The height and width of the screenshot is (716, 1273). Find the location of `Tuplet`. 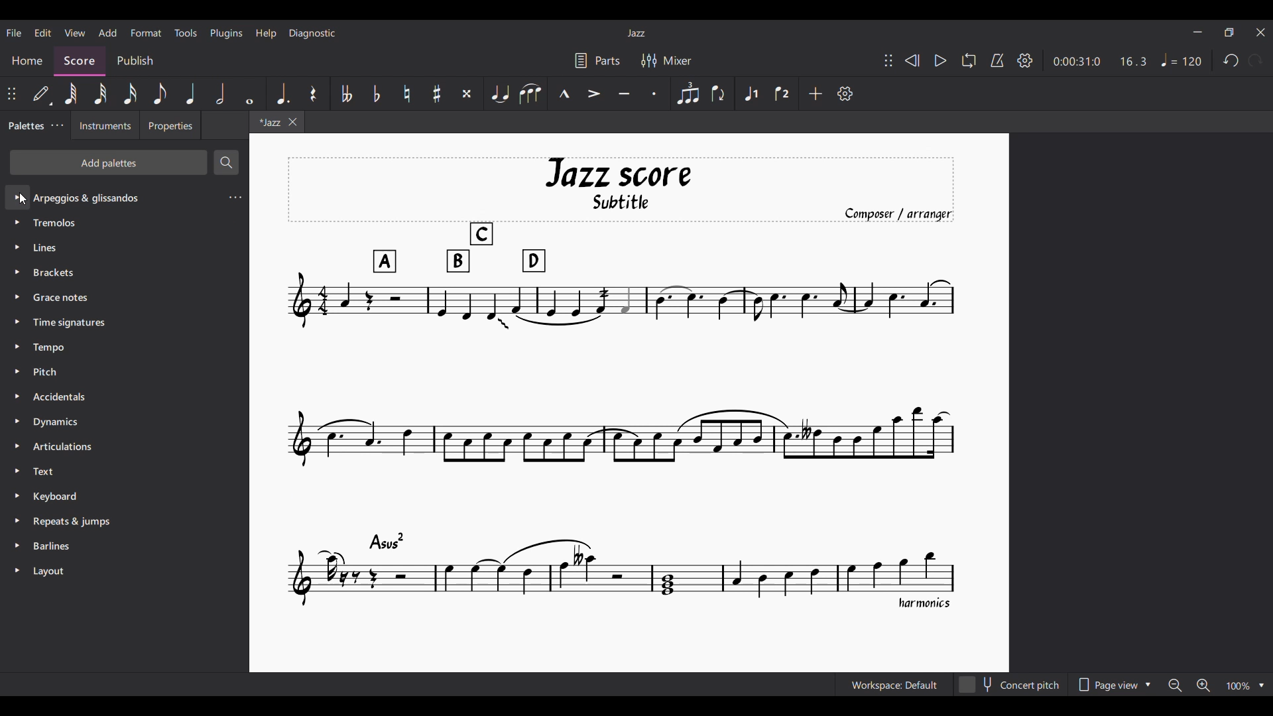

Tuplet is located at coordinates (687, 93).